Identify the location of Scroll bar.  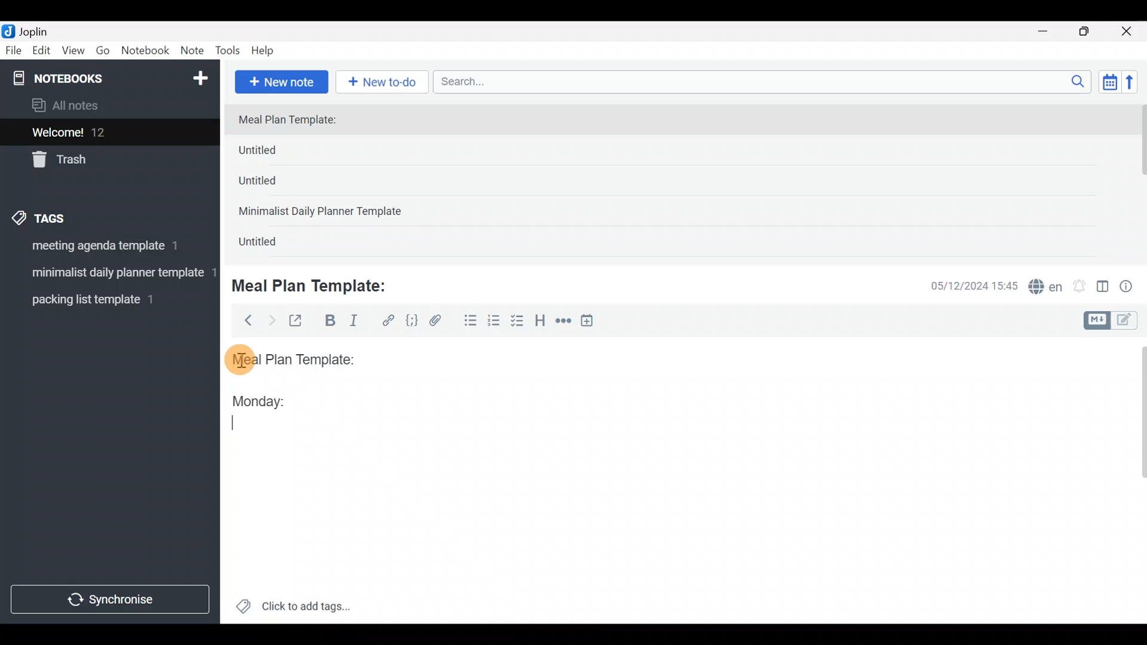
(1140, 180).